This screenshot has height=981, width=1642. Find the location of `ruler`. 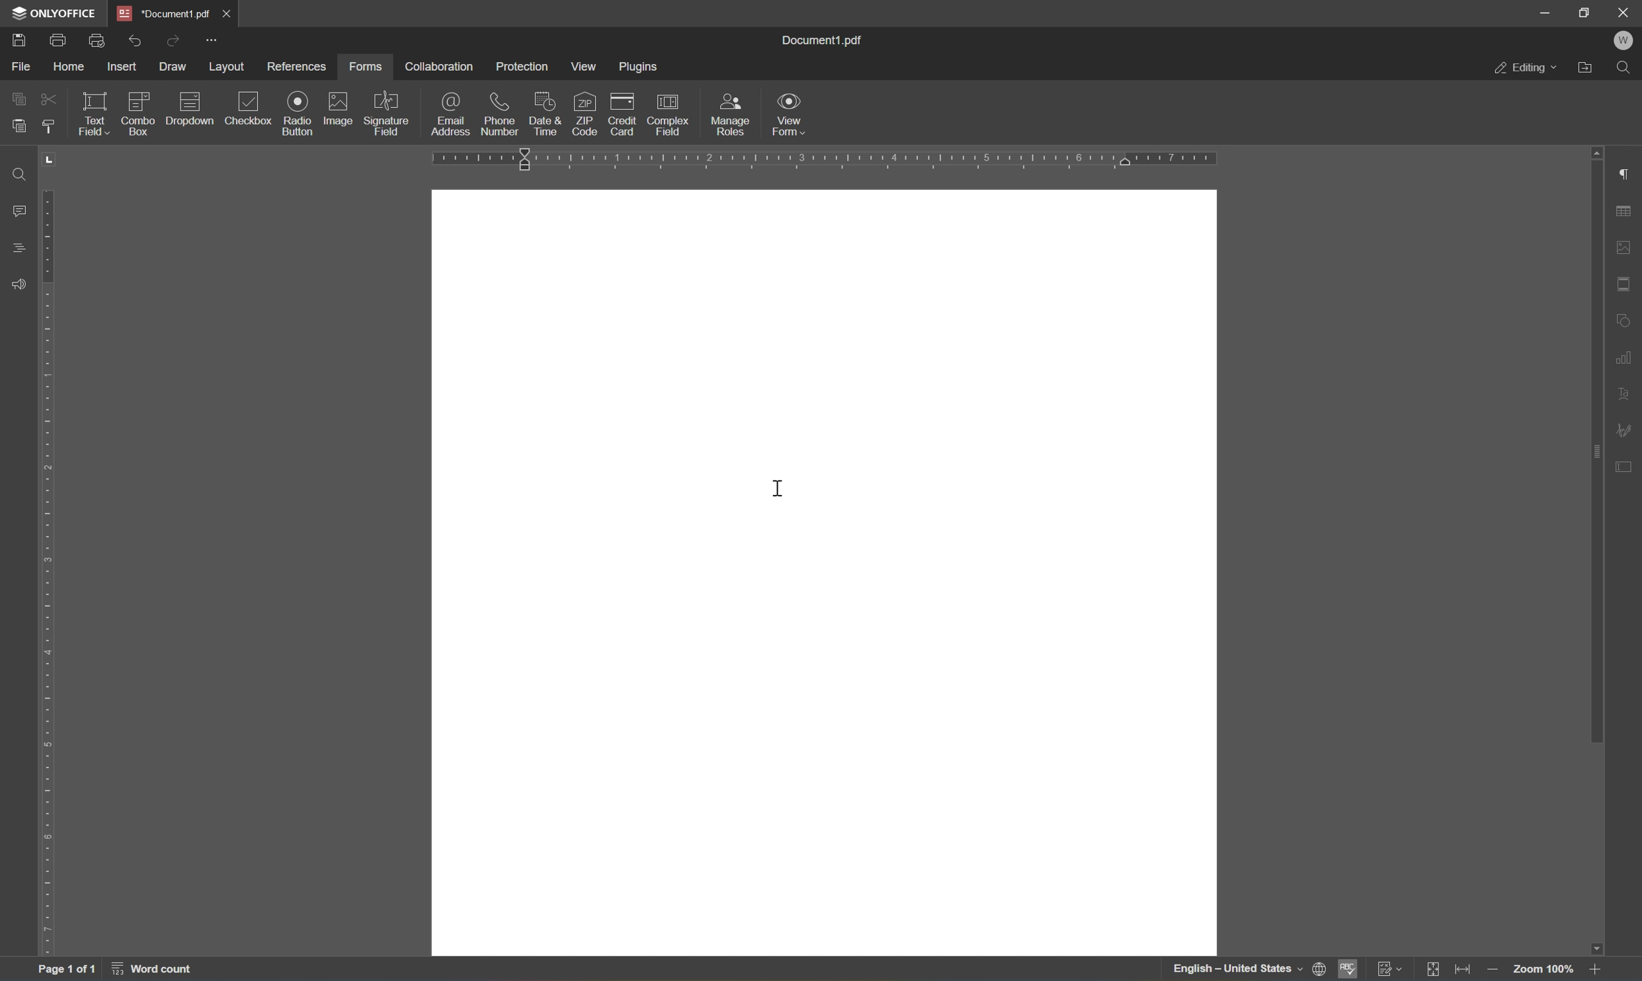

ruler is located at coordinates (831, 159).